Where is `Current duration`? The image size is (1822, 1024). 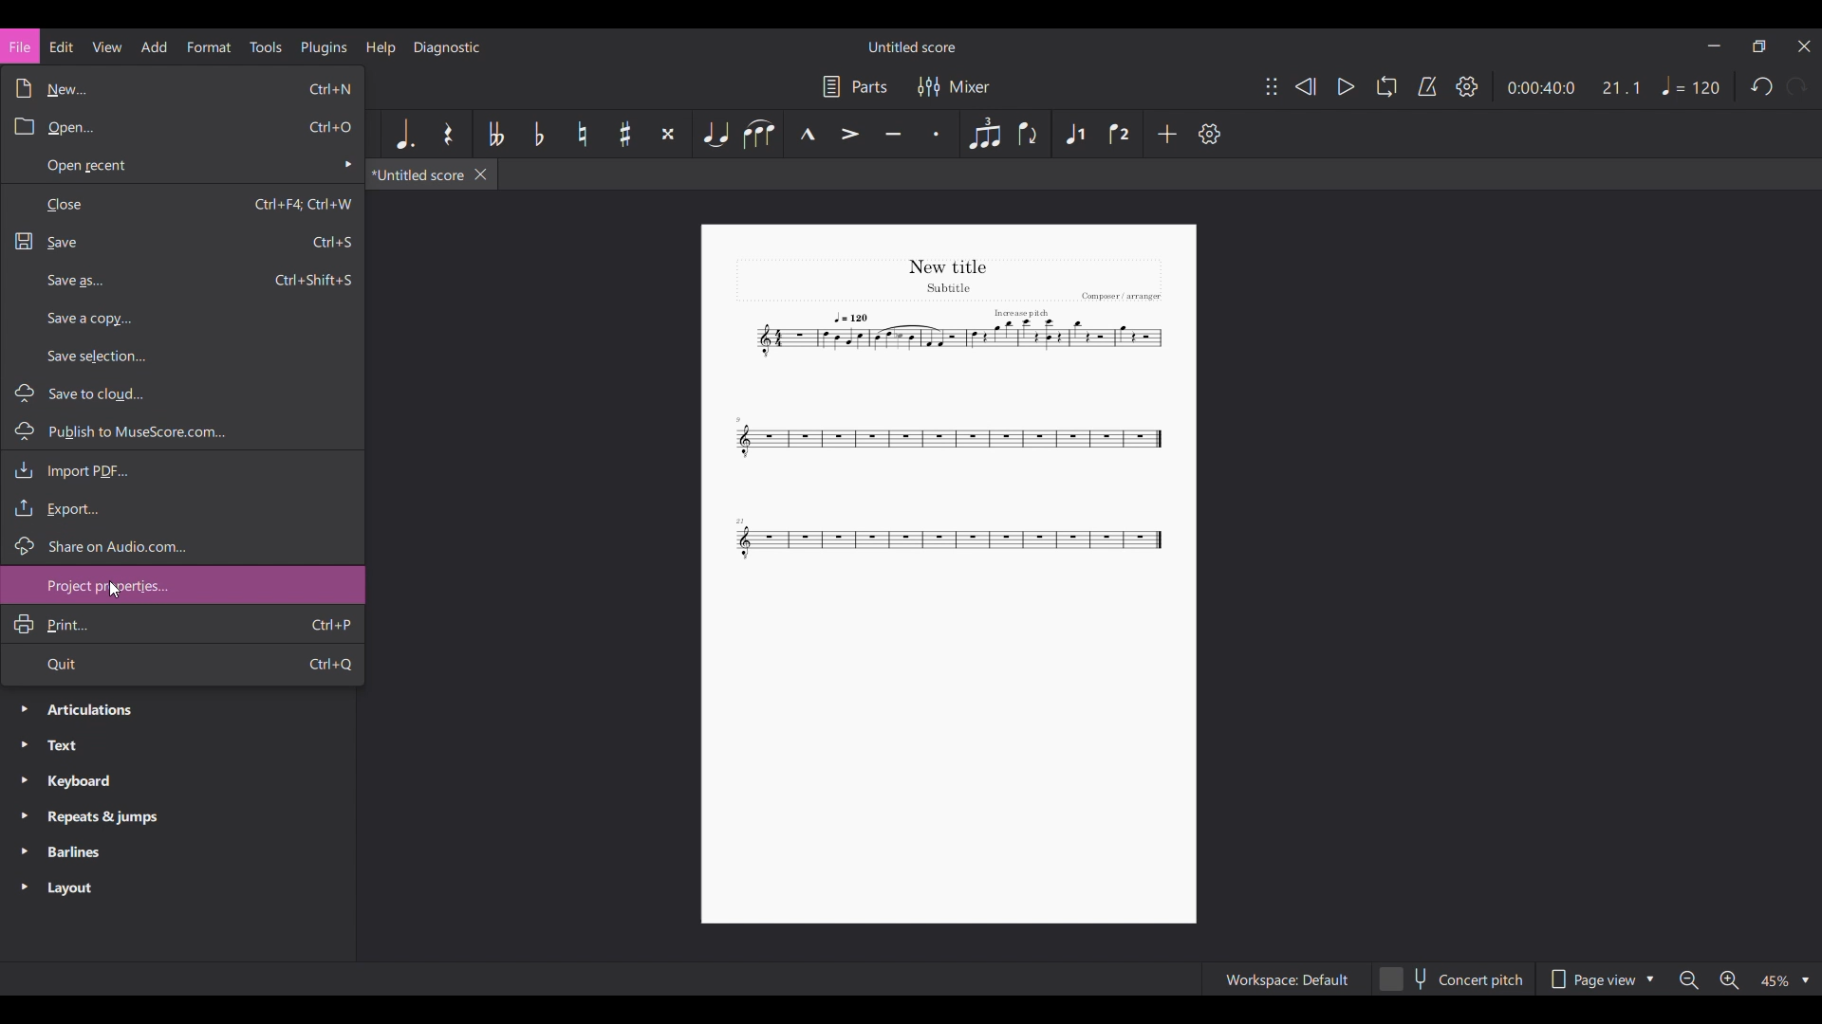 Current duration is located at coordinates (1542, 87).